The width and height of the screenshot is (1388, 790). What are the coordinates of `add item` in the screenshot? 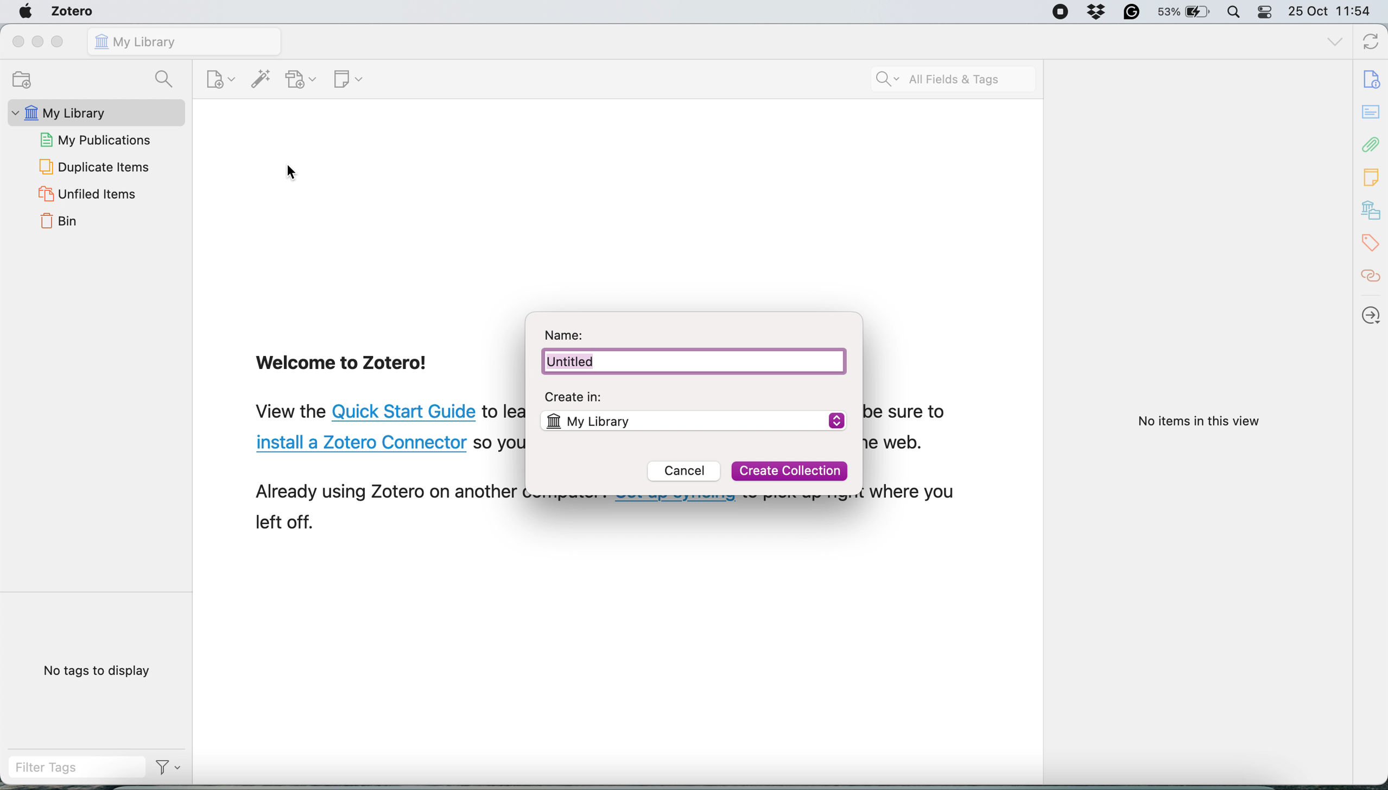 It's located at (259, 79).